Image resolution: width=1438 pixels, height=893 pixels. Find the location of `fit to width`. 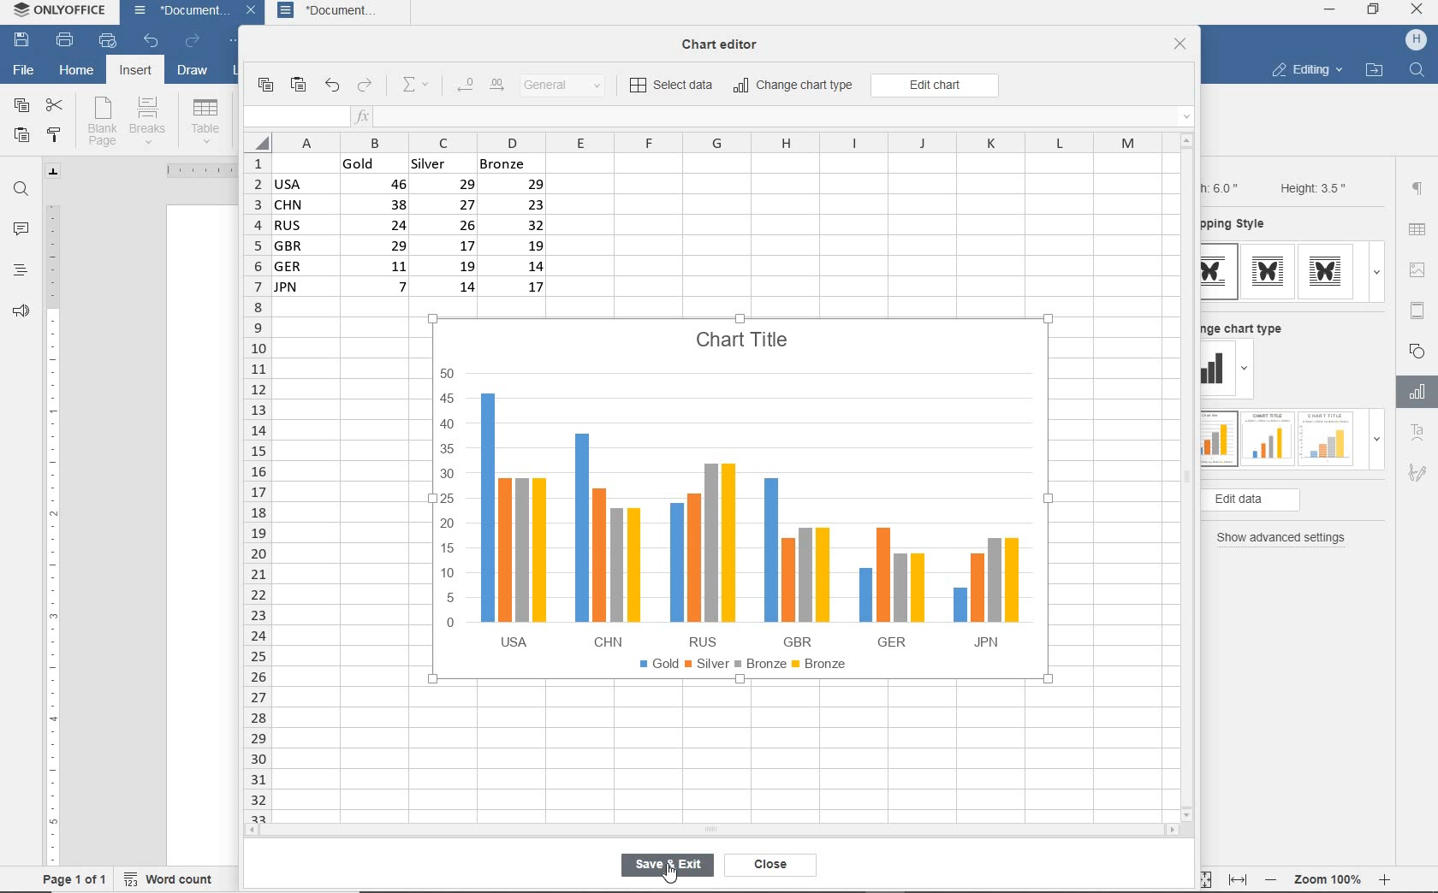

fit to width is located at coordinates (1237, 879).